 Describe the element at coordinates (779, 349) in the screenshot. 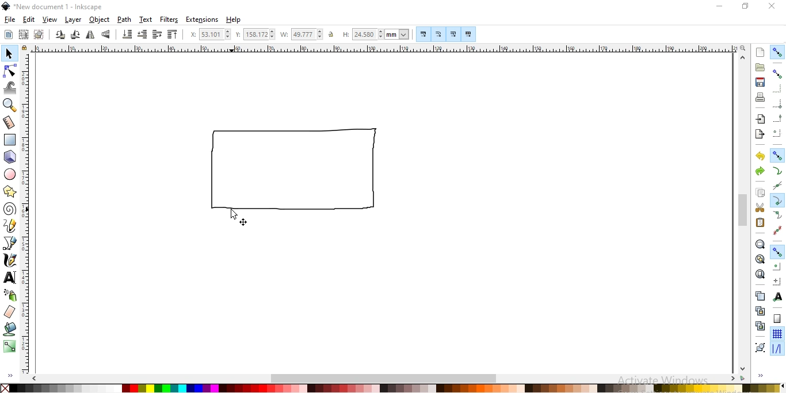

I see `snap guide` at that location.